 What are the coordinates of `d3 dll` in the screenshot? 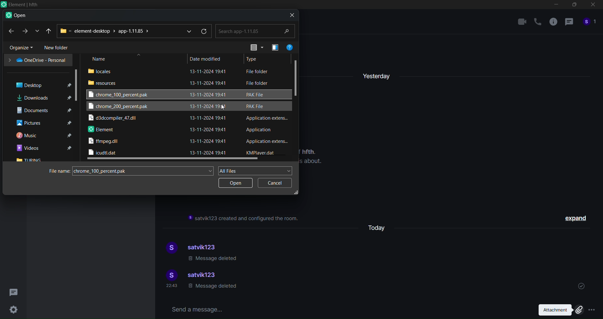 It's located at (114, 119).